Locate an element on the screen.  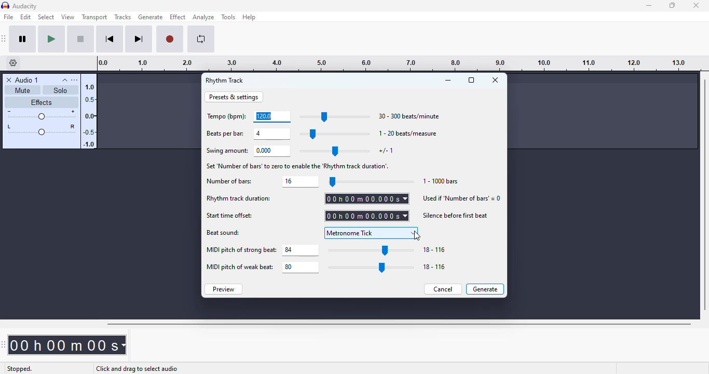
beats per bar is located at coordinates (226, 133).